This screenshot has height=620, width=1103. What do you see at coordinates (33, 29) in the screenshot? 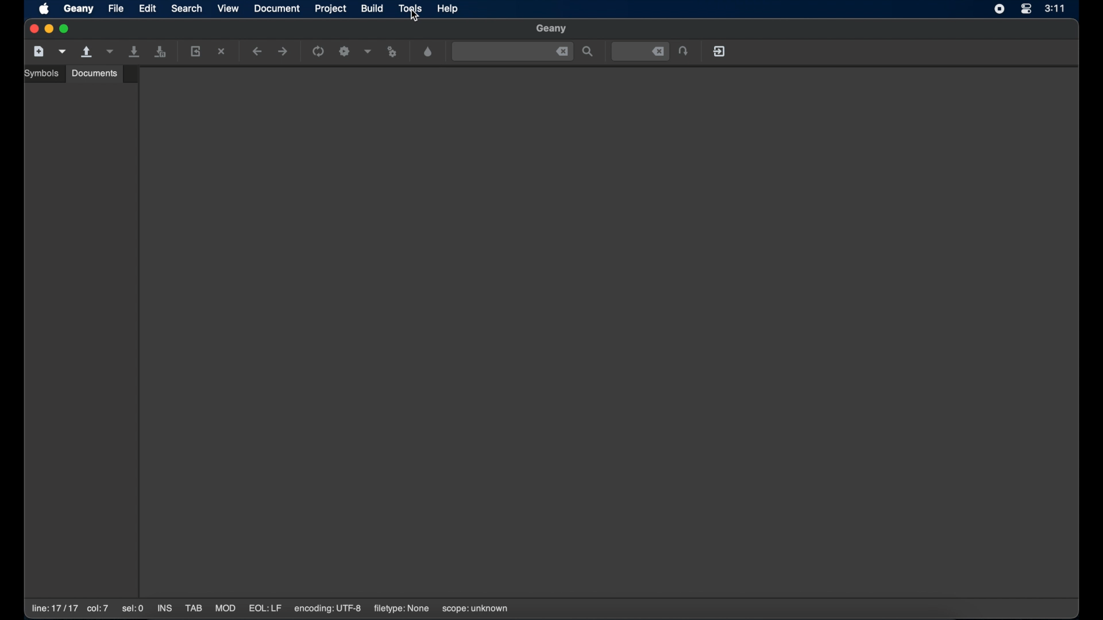
I see `close` at bounding box center [33, 29].